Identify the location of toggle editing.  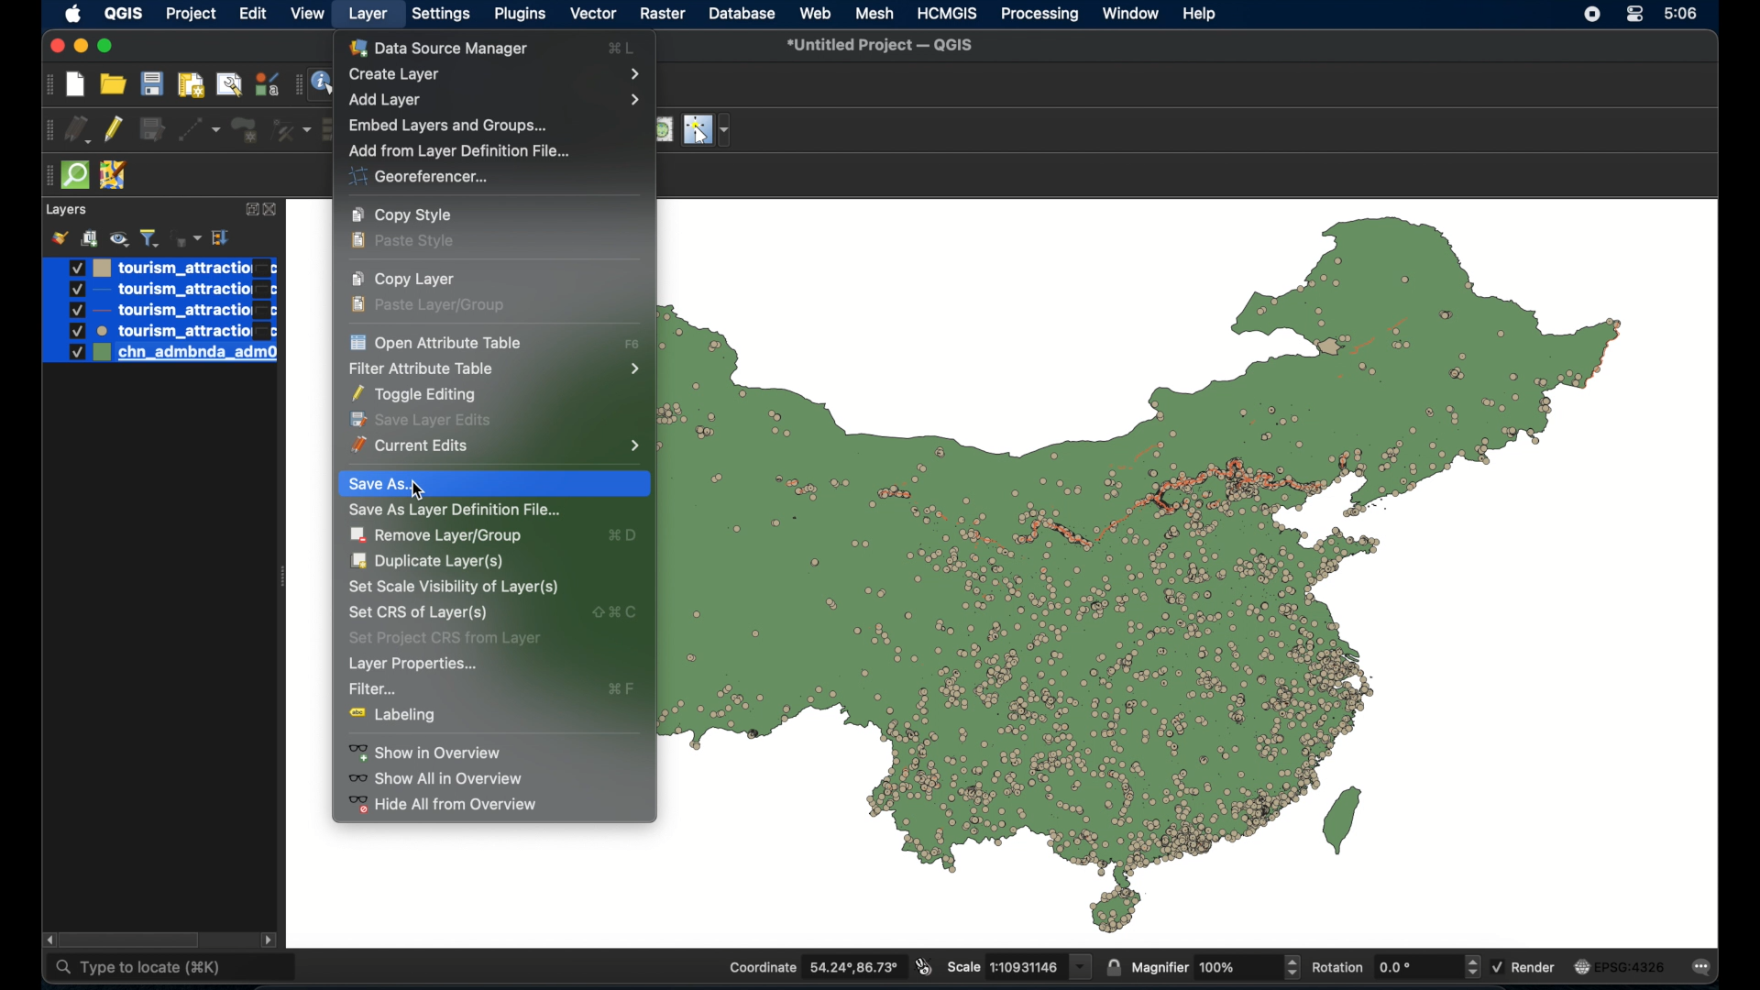
(115, 130).